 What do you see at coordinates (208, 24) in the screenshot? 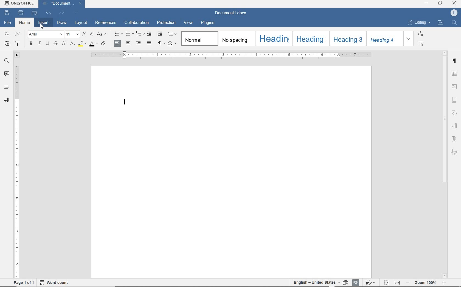
I see `plugins` at bounding box center [208, 24].